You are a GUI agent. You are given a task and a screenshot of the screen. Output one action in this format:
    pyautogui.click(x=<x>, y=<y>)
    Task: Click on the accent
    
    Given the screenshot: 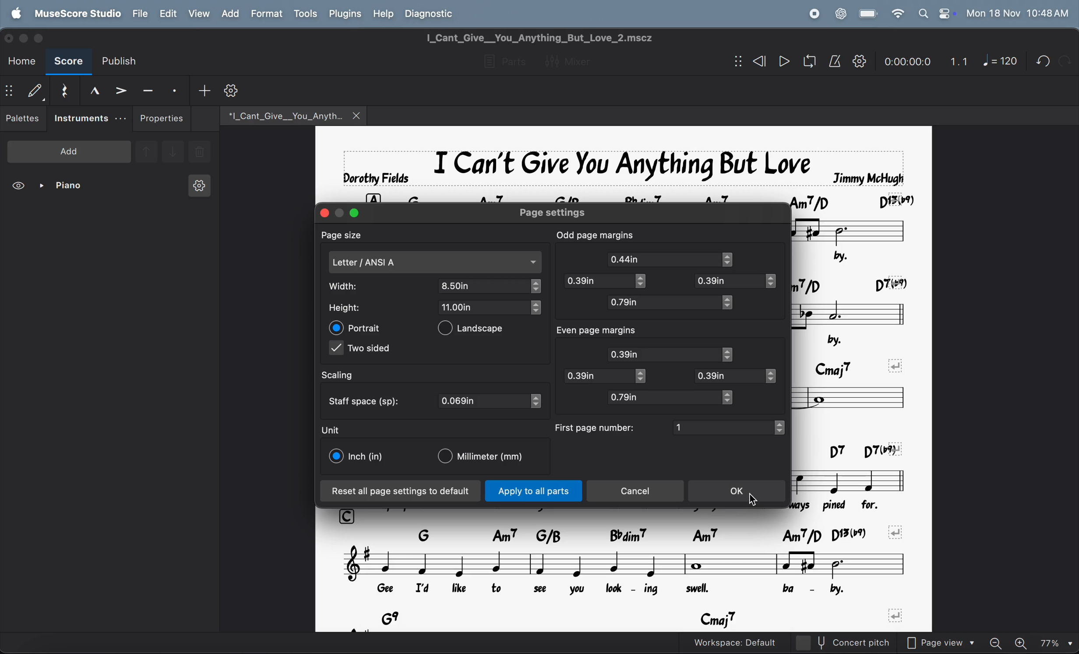 What is the action you would take?
    pyautogui.click(x=120, y=90)
    